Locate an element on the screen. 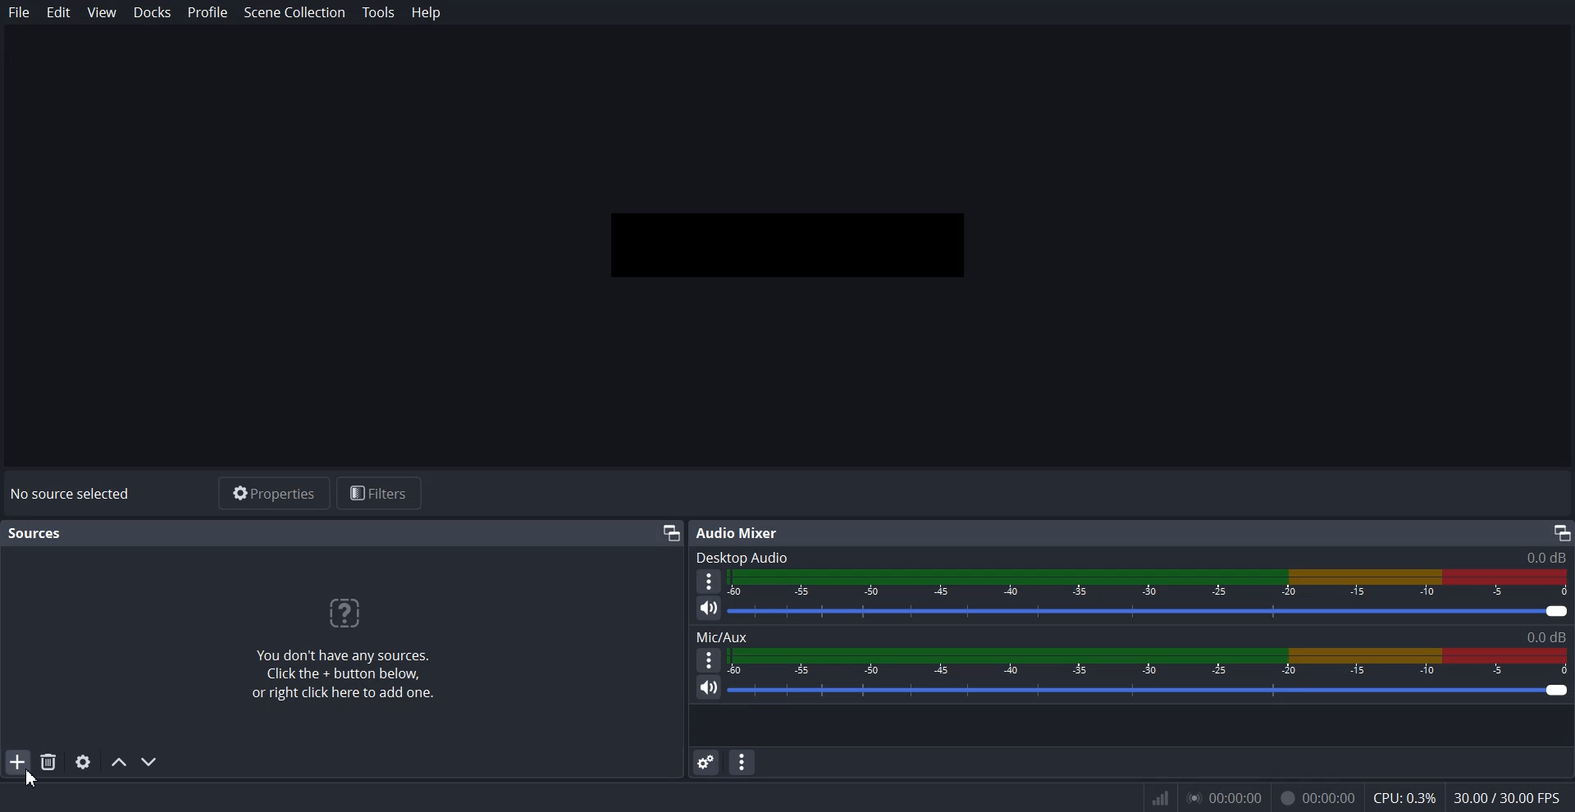  Help is located at coordinates (426, 12).